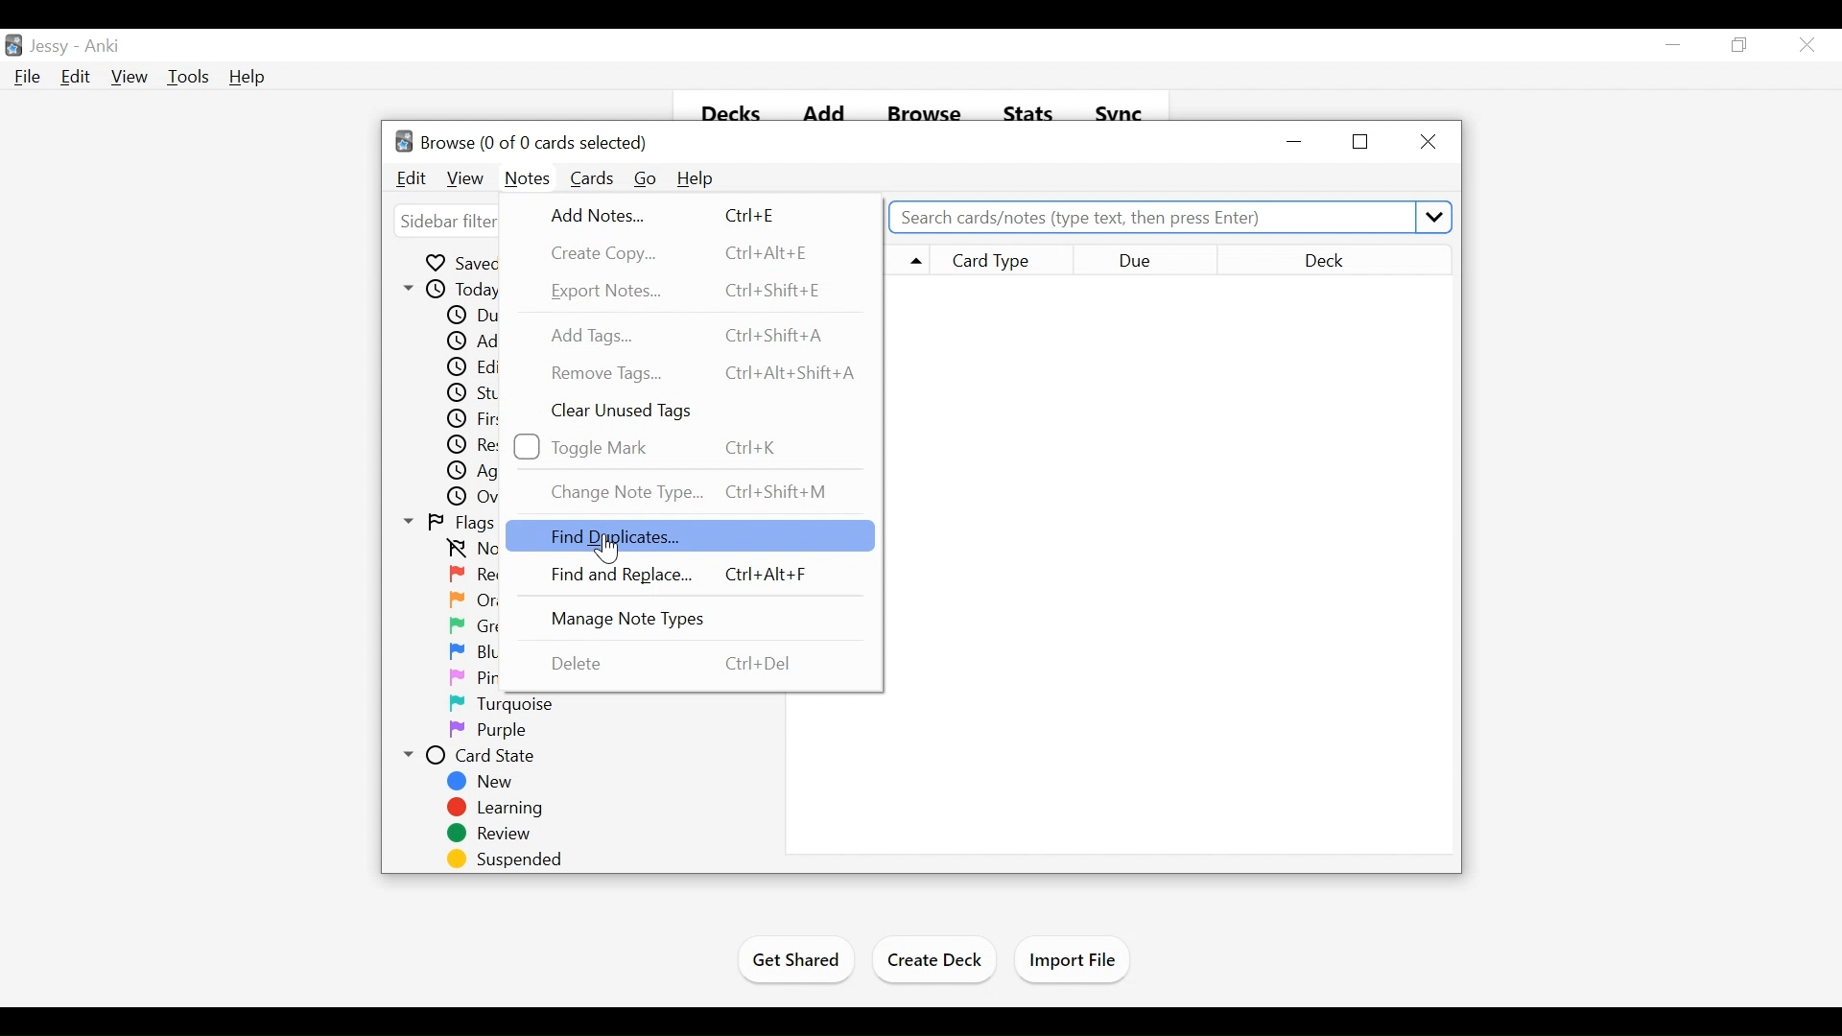 The image size is (1842, 1036). What do you see at coordinates (1673, 44) in the screenshot?
I see `minimize` at bounding box center [1673, 44].